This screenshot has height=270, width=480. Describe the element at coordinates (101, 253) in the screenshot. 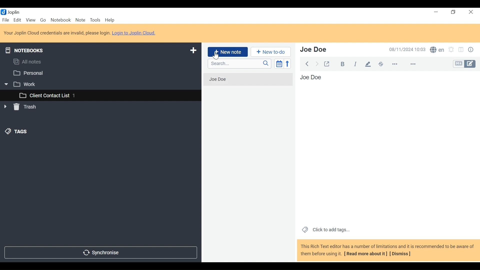

I see `Synchronise` at that location.